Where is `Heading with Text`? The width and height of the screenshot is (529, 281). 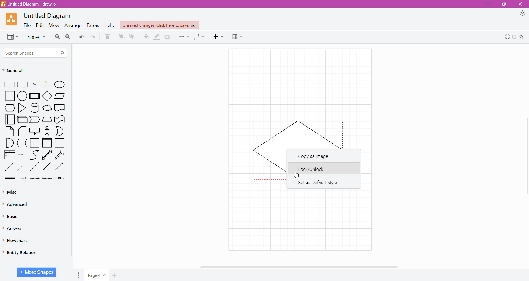 Heading with Text is located at coordinates (47, 85).